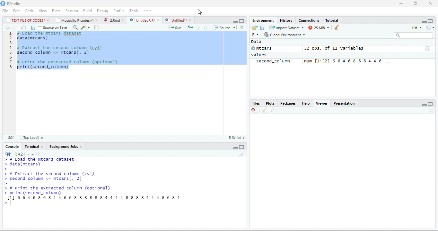 The width and height of the screenshot is (438, 231). Describe the element at coordinates (236, 20) in the screenshot. I see `maximize` at that location.